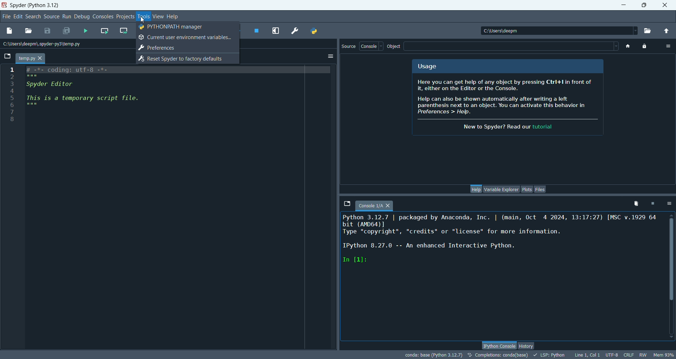 The width and height of the screenshot is (676, 359). What do you see at coordinates (124, 17) in the screenshot?
I see `projects` at bounding box center [124, 17].